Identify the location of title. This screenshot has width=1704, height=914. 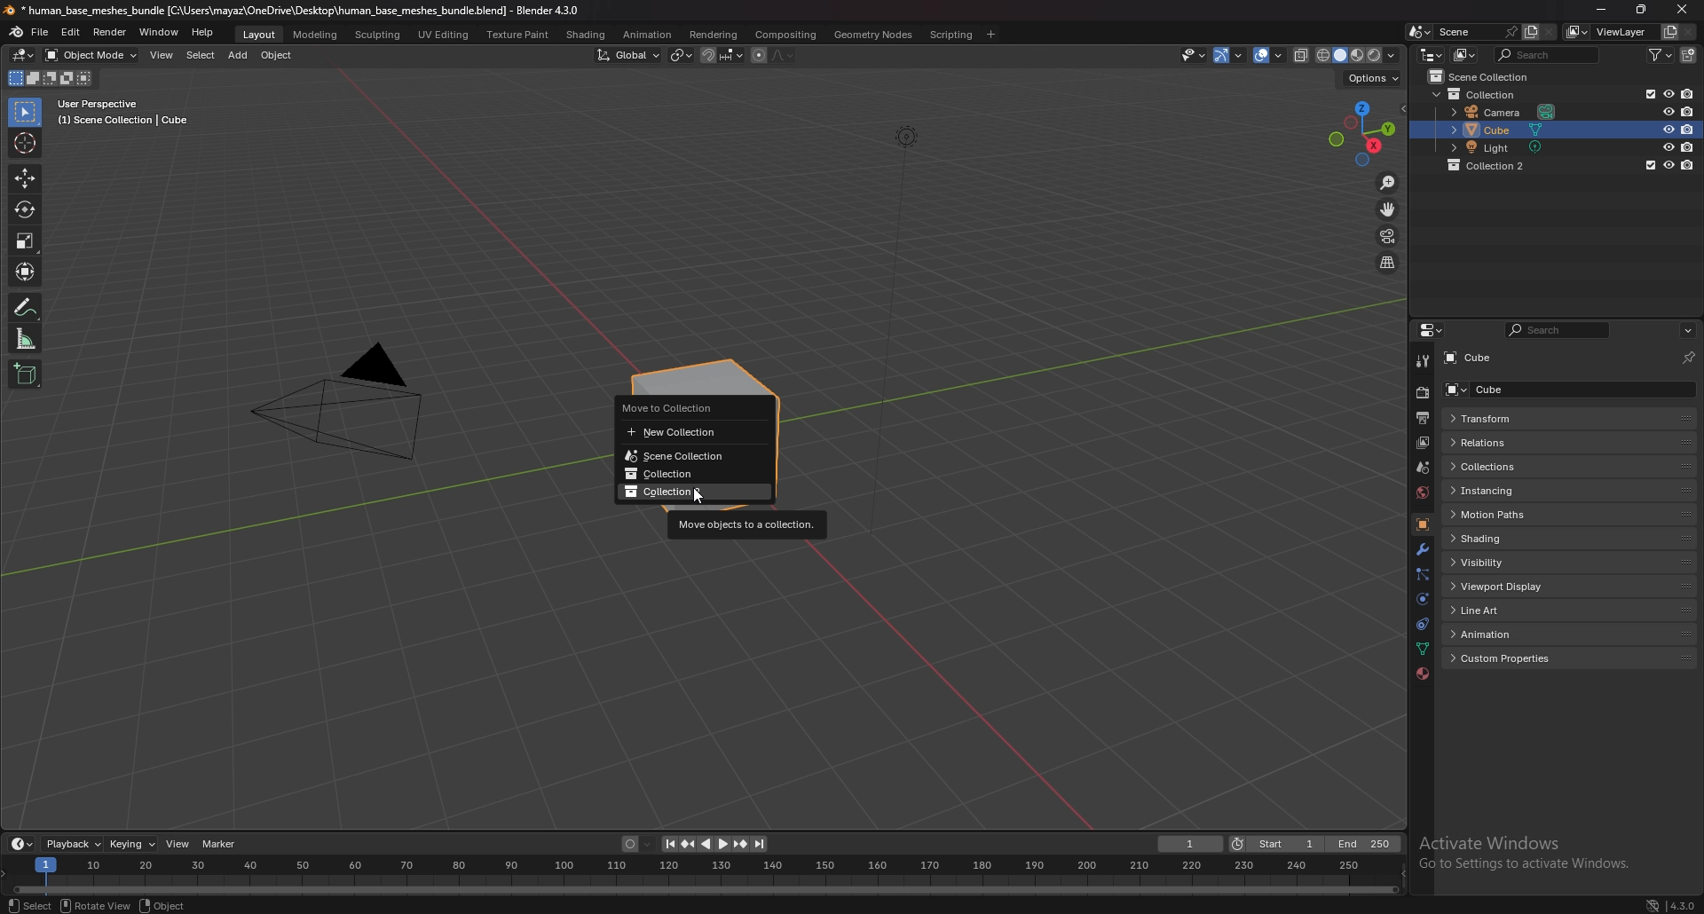
(294, 11).